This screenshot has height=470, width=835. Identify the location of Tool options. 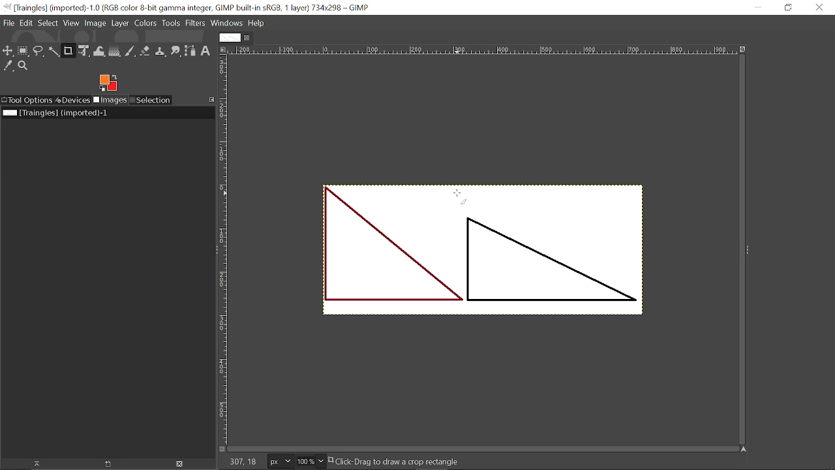
(27, 101).